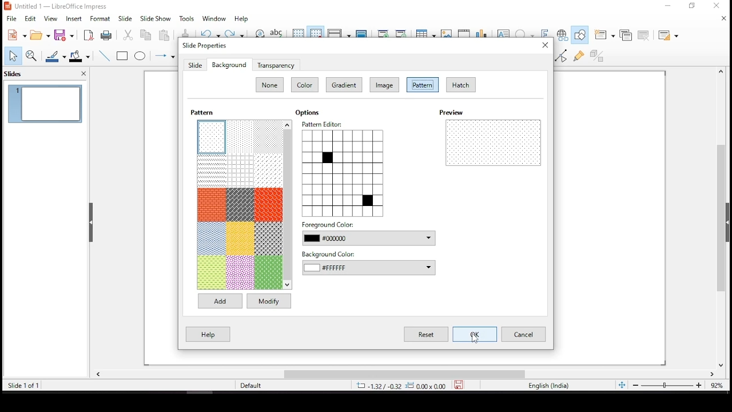 The width and height of the screenshot is (732, 412). What do you see at coordinates (13, 56) in the screenshot?
I see `select tool` at bounding box center [13, 56].